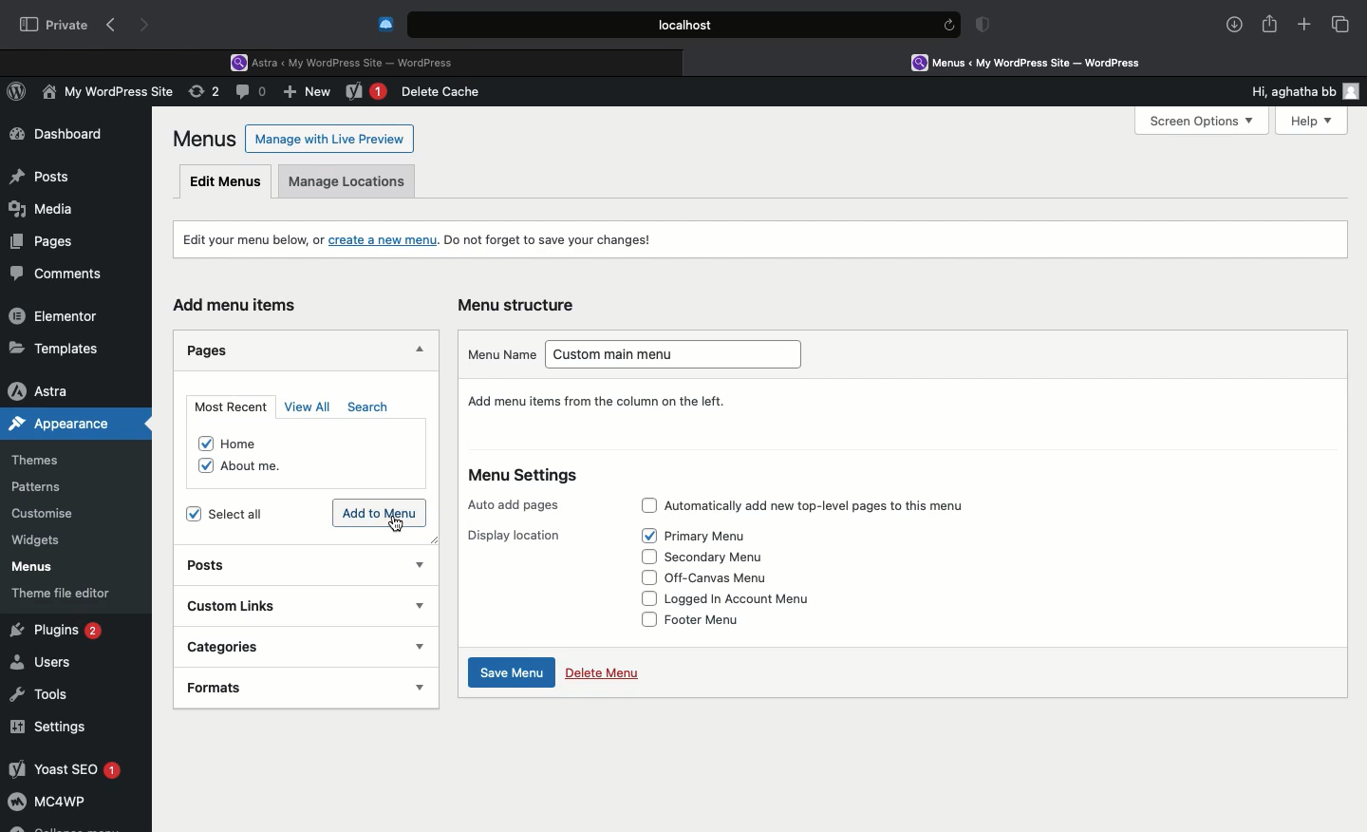 The width and height of the screenshot is (1367, 832). I want to click on checkbox, so click(197, 440).